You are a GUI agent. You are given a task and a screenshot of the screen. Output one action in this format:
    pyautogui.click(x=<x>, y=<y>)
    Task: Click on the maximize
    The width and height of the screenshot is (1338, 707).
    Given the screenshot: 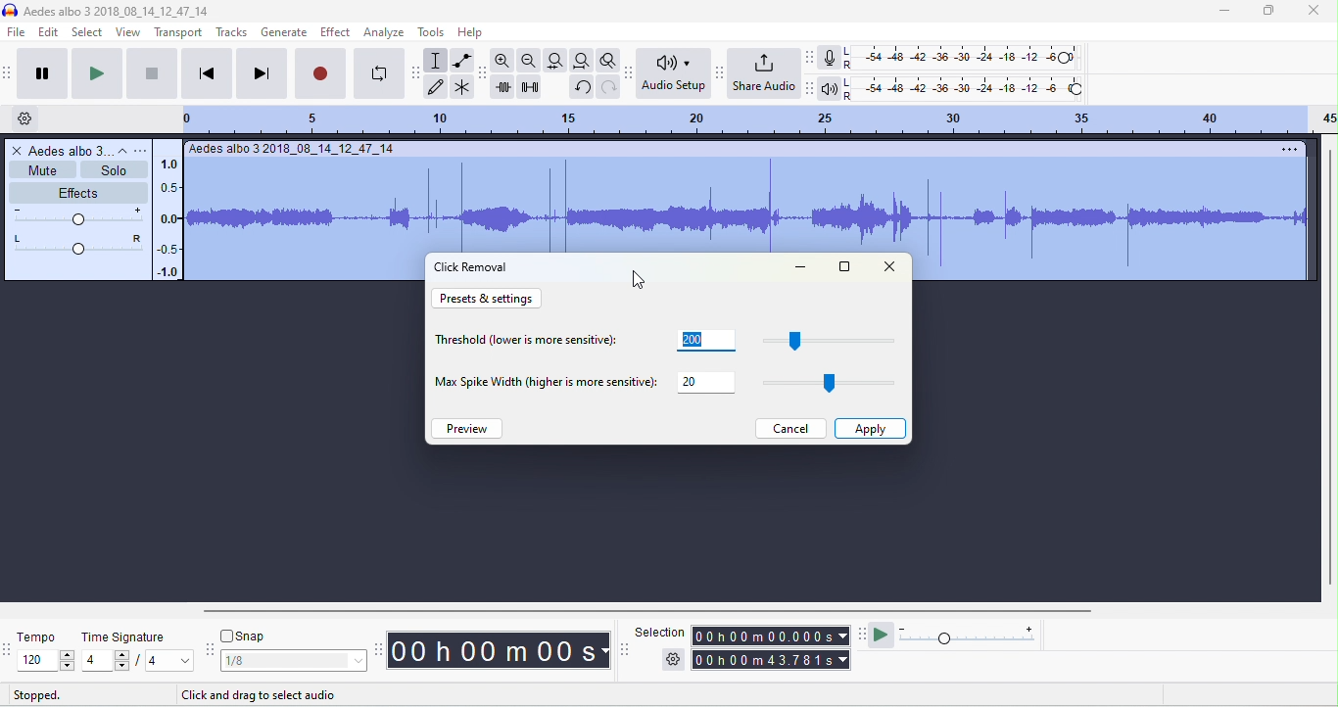 What is the action you would take?
    pyautogui.click(x=1267, y=10)
    